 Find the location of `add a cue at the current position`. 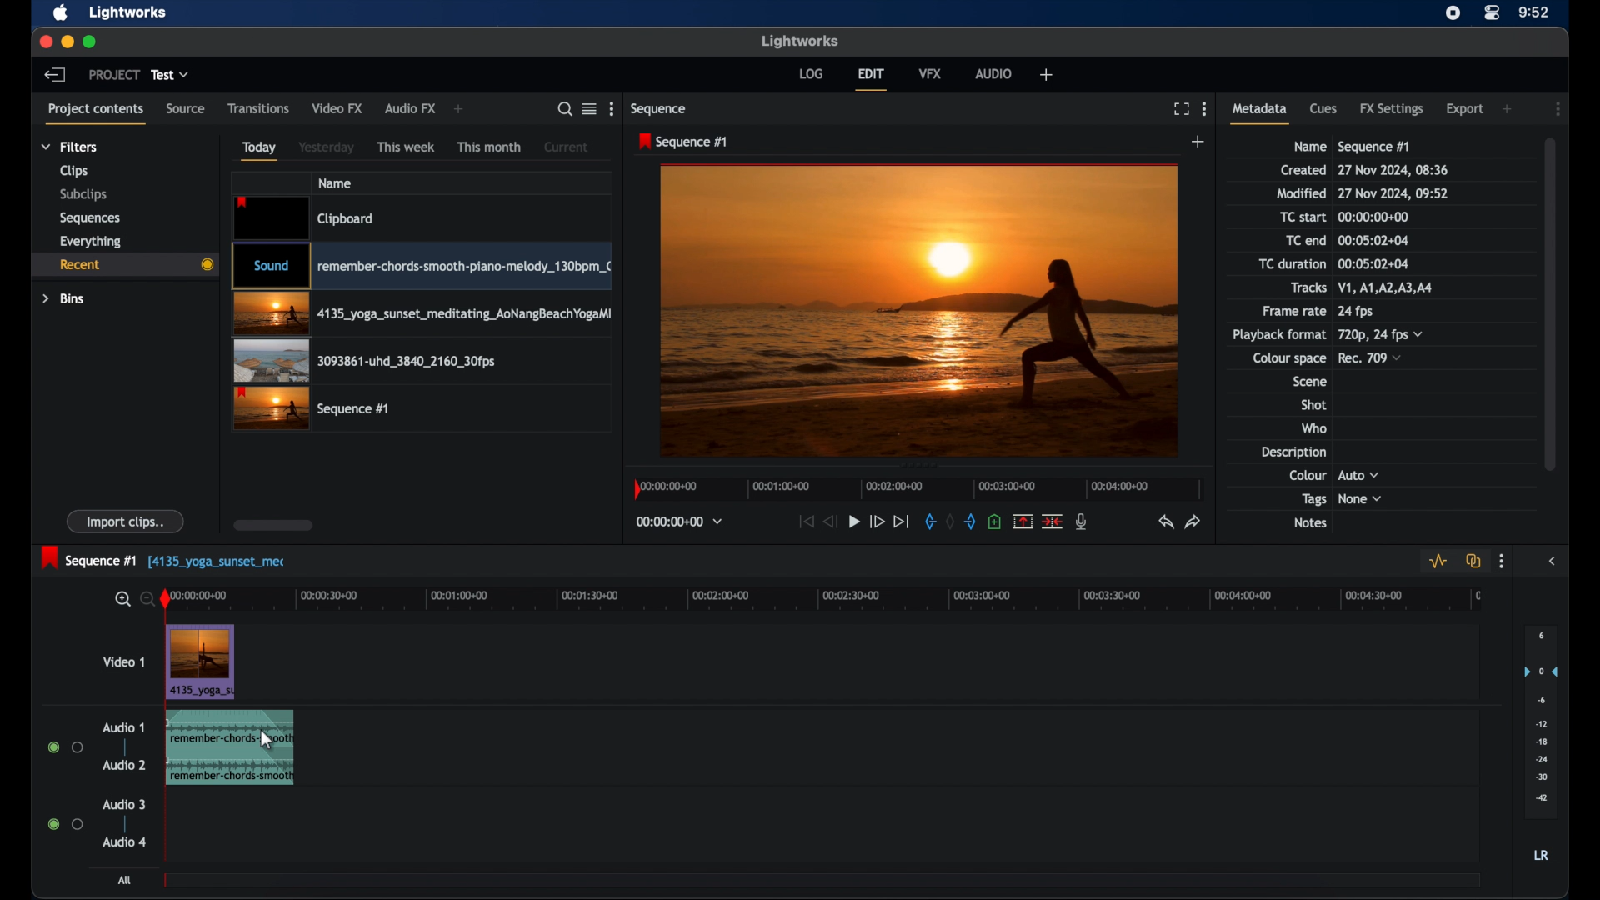

add a cue at the current position is located at coordinates (994, 522).